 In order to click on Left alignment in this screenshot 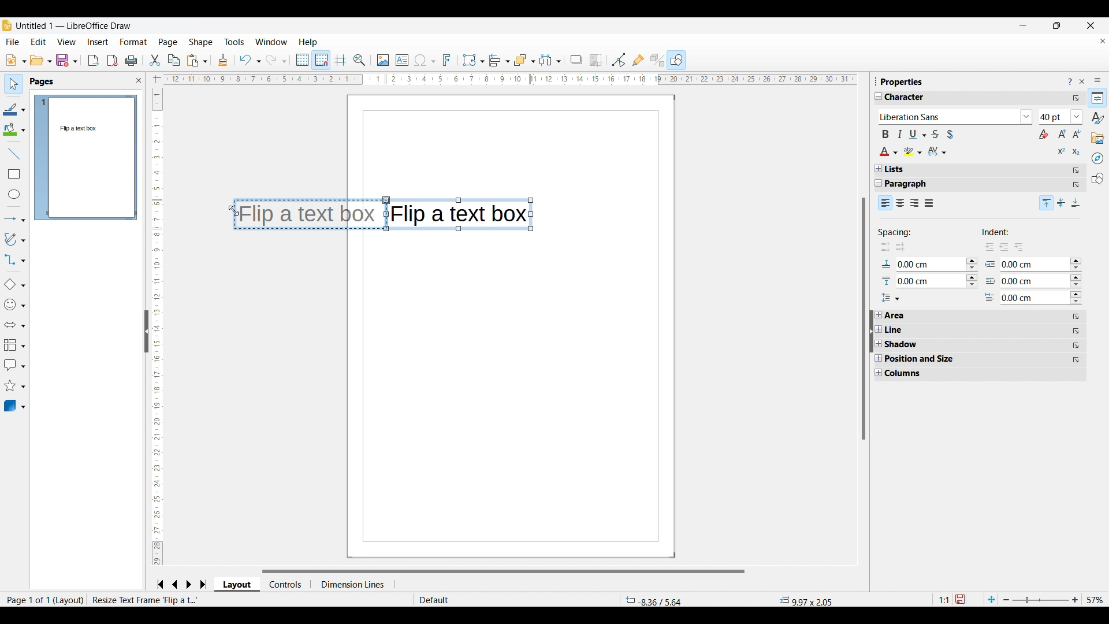, I will do `click(885, 202)`.